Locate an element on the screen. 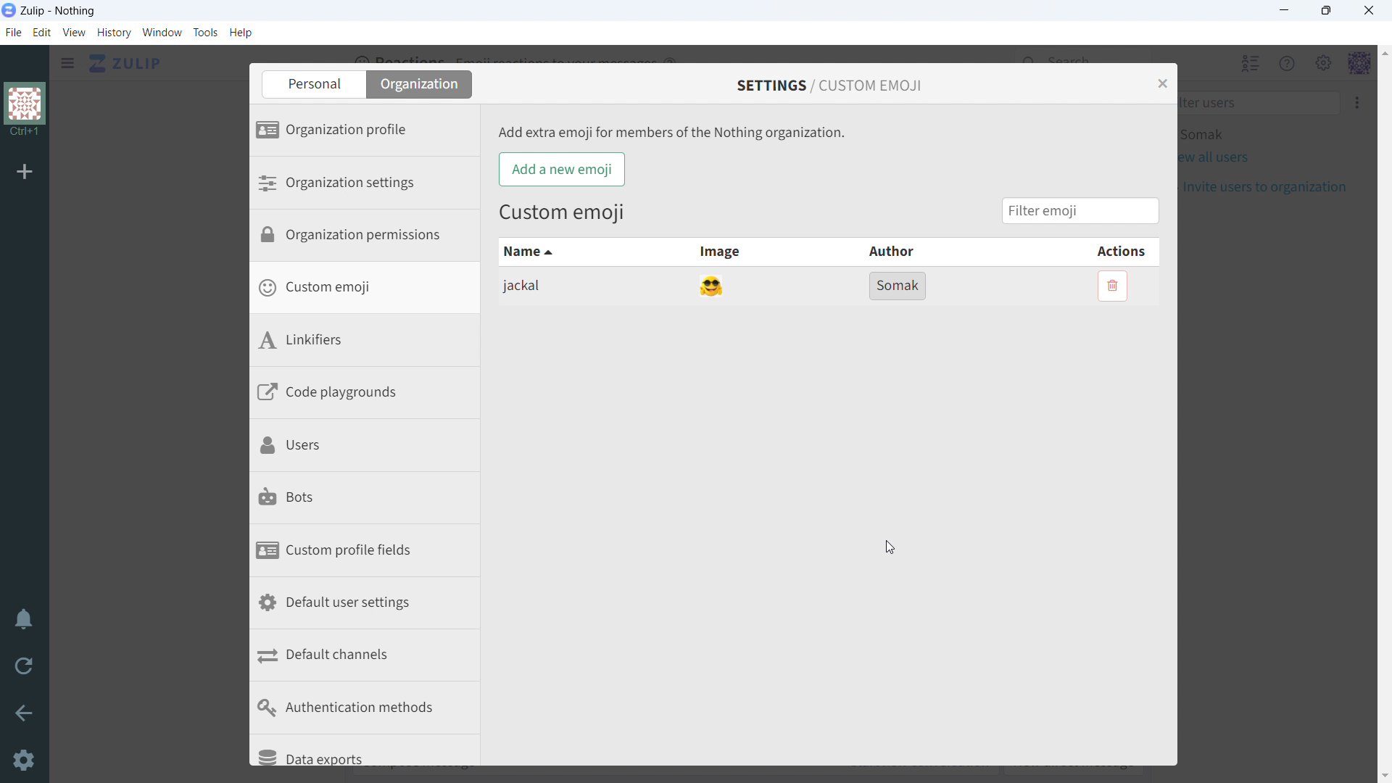 This screenshot has width=1392, height=783. author is located at coordinates (894, 252).